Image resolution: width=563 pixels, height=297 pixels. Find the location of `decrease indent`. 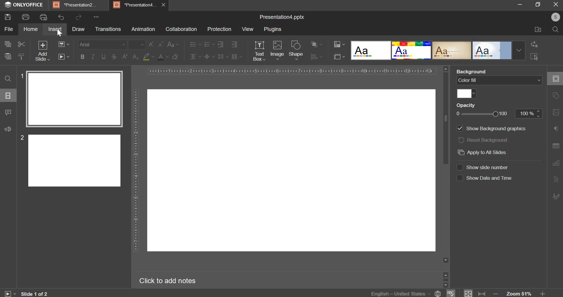

decrease indent is located at coordinates (220, 44).